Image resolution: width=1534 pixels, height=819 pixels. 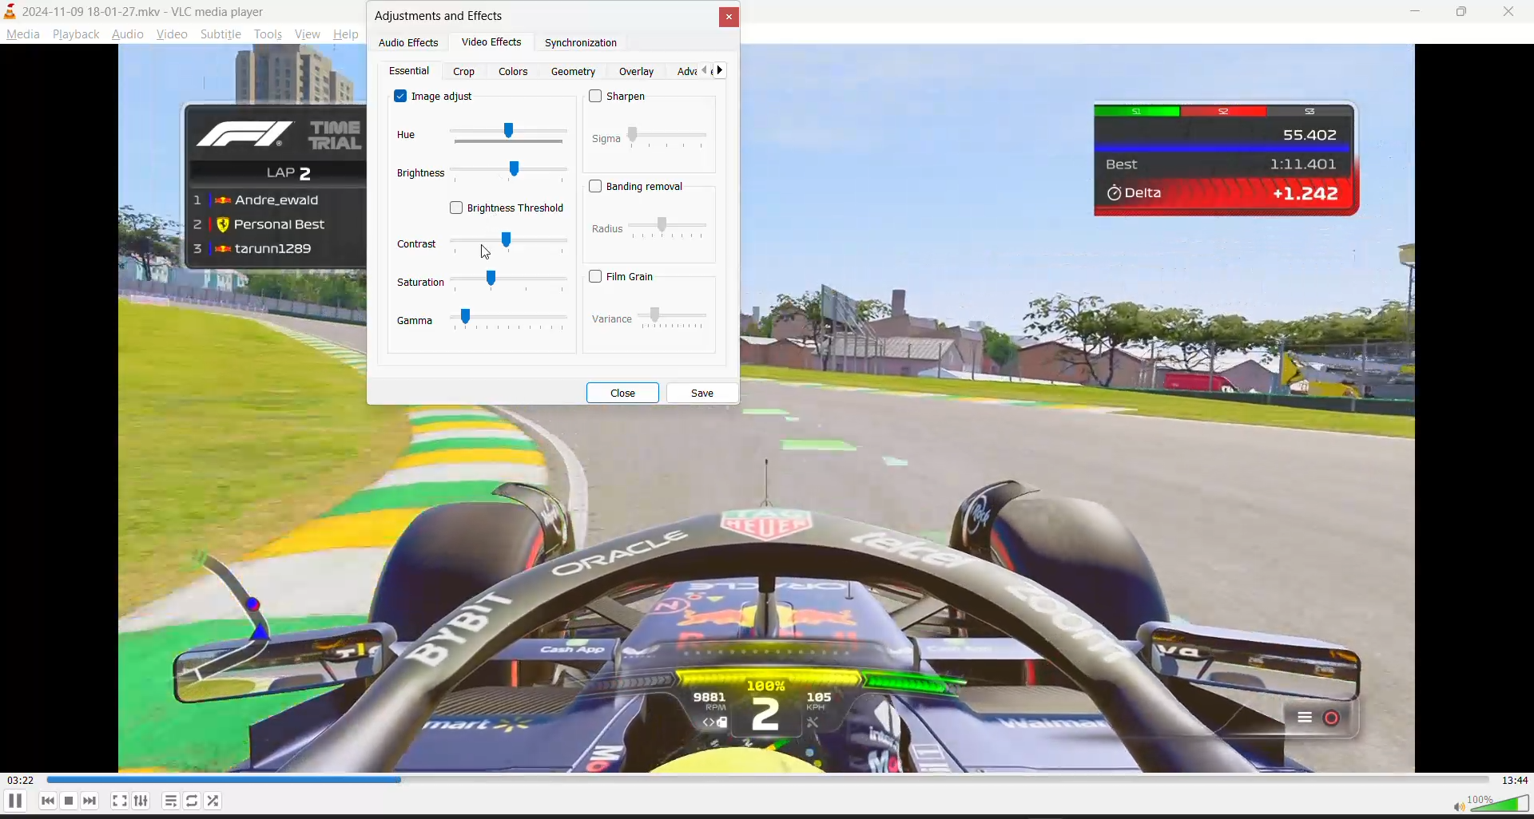 What do you see at coordinates (620, 276) in the screenshot?
I see `film grain` at bounding box center [620, 276].